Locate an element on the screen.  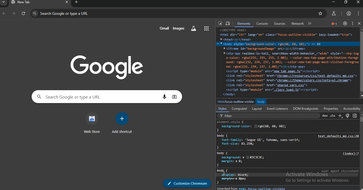
Event Listeners is located at coordinates (277, 108).